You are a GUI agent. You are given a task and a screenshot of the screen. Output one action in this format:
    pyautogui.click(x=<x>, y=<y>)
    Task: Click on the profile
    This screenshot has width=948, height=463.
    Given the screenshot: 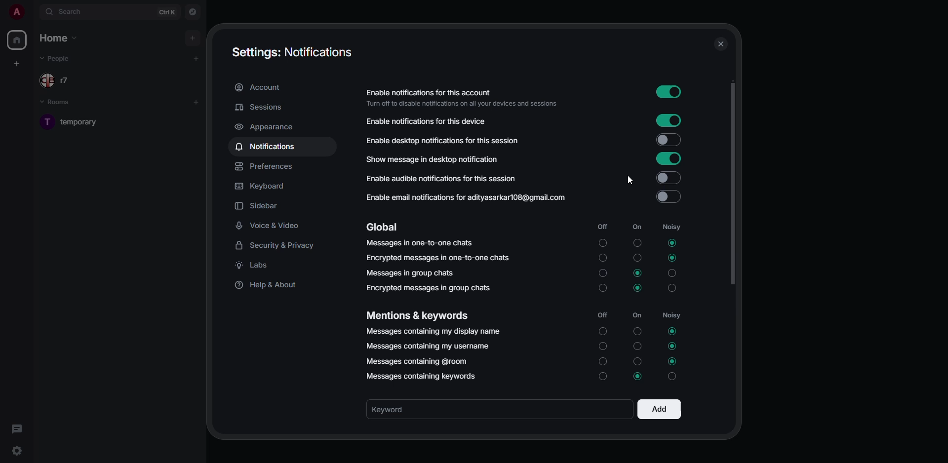 What is the action you would take?
    pyautogui.click(x=16, y=11)
    